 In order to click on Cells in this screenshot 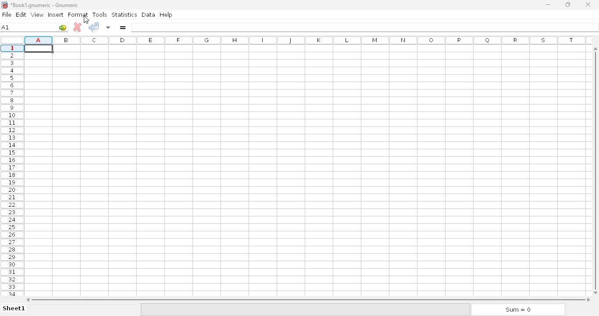, I will do `click(302, 171)`.